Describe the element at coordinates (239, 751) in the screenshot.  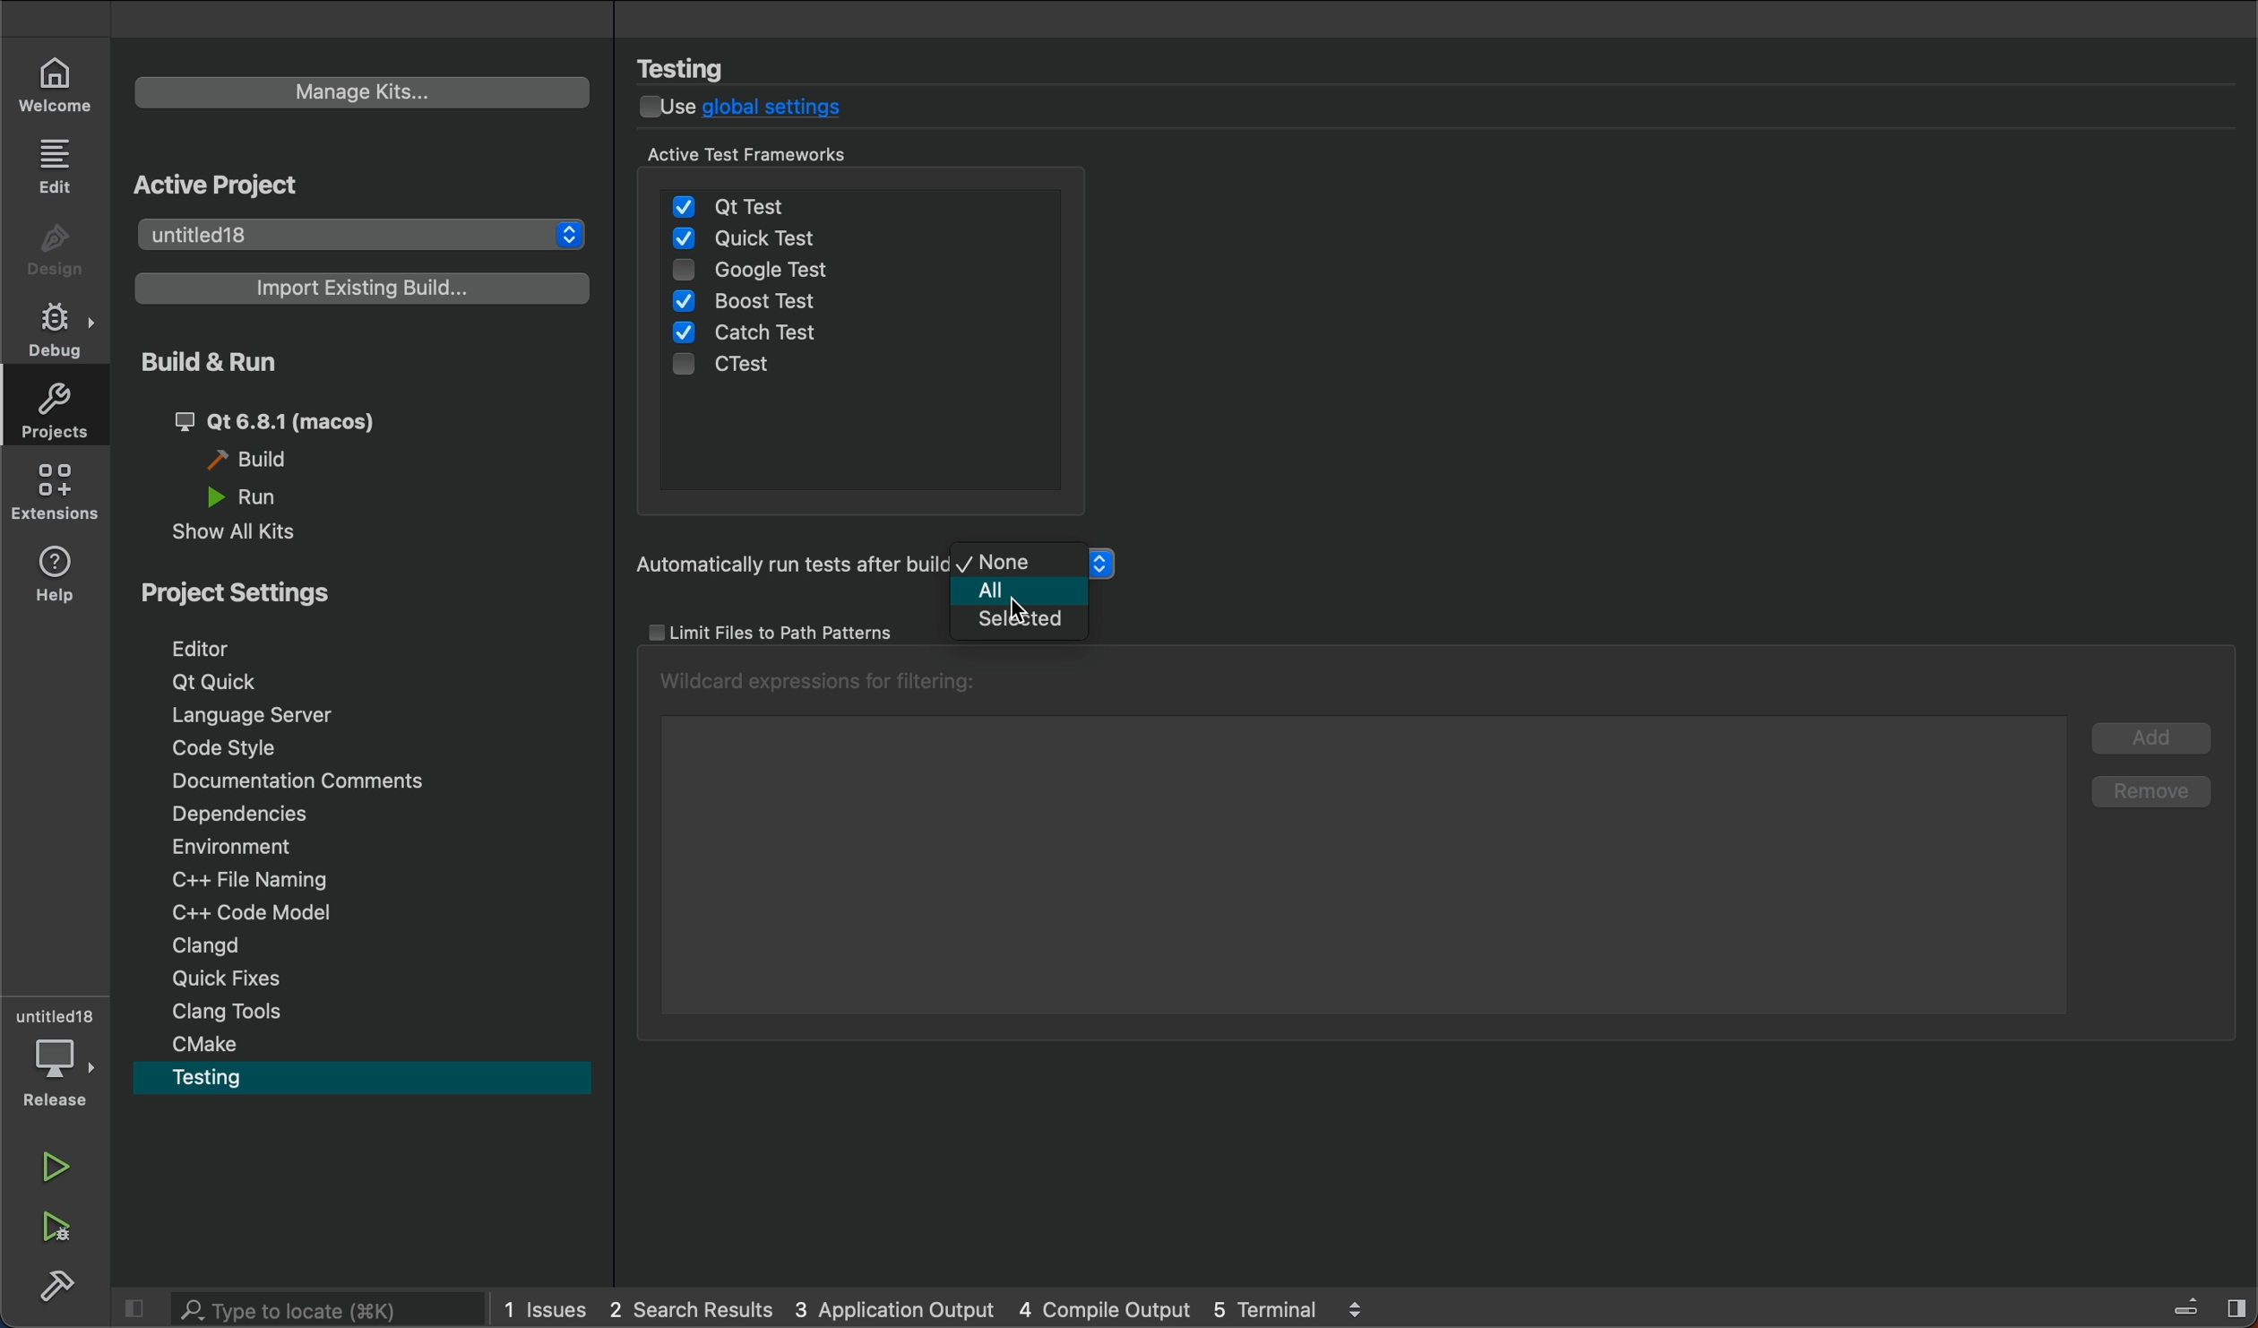
I see `code style` at that location.